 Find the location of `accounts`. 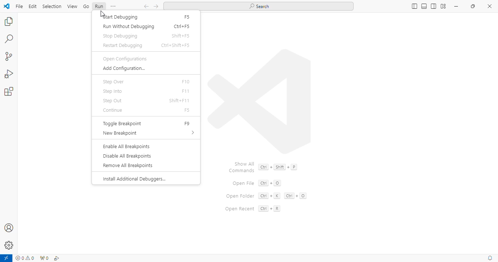

accounts is located at coordinates (9, 227).